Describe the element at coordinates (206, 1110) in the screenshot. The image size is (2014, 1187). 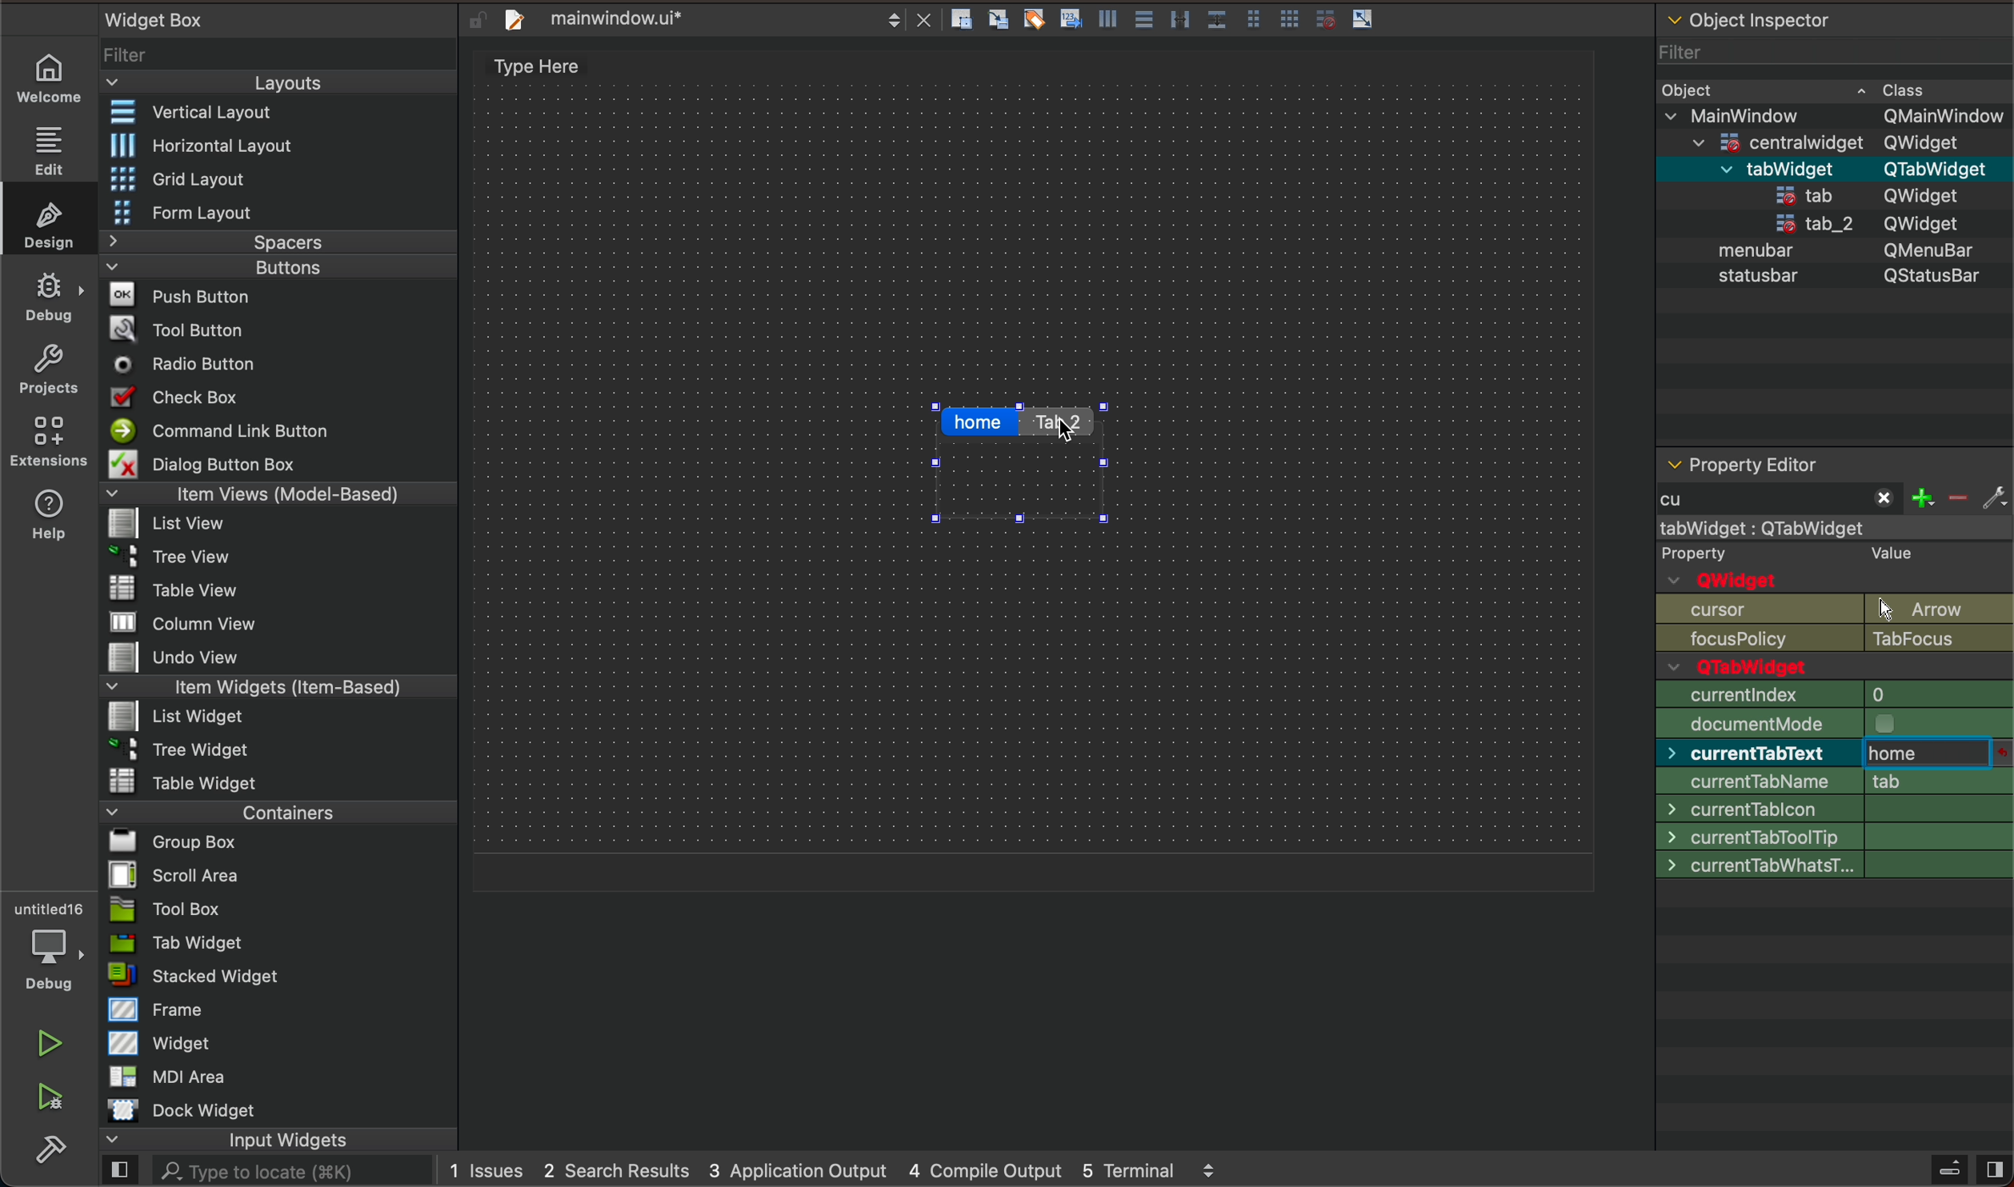
I see `Dock widget` at that location.